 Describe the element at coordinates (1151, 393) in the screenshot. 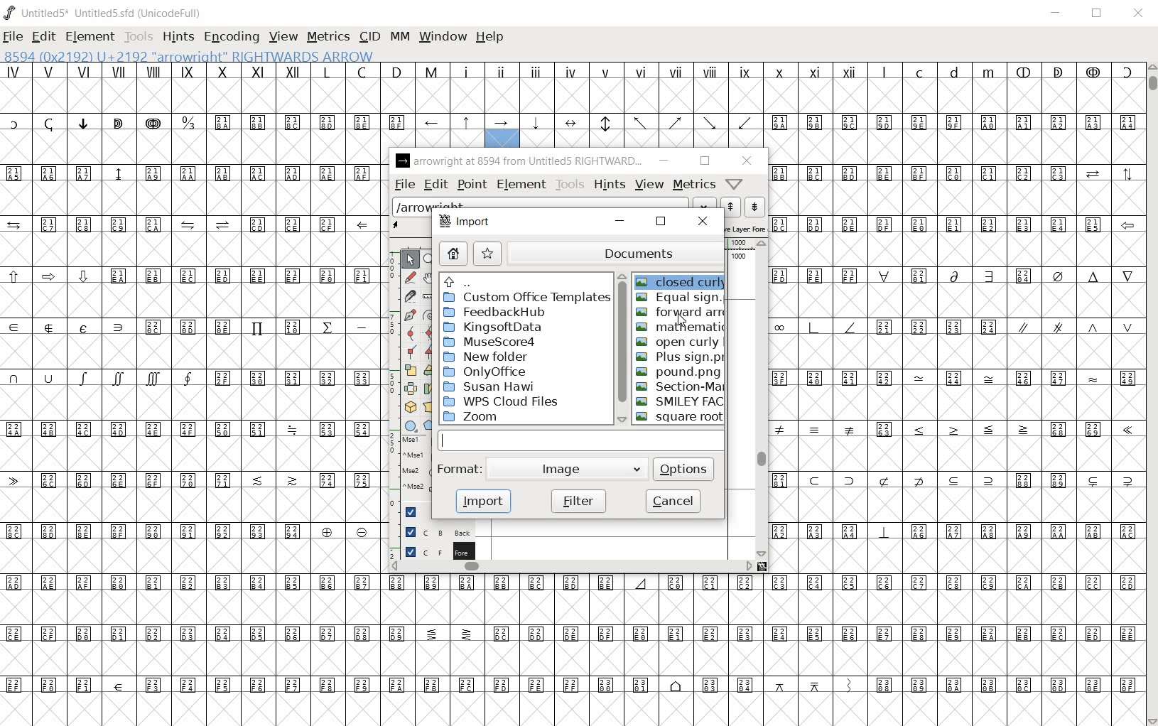

I see `SCROLLBAR` at that location.